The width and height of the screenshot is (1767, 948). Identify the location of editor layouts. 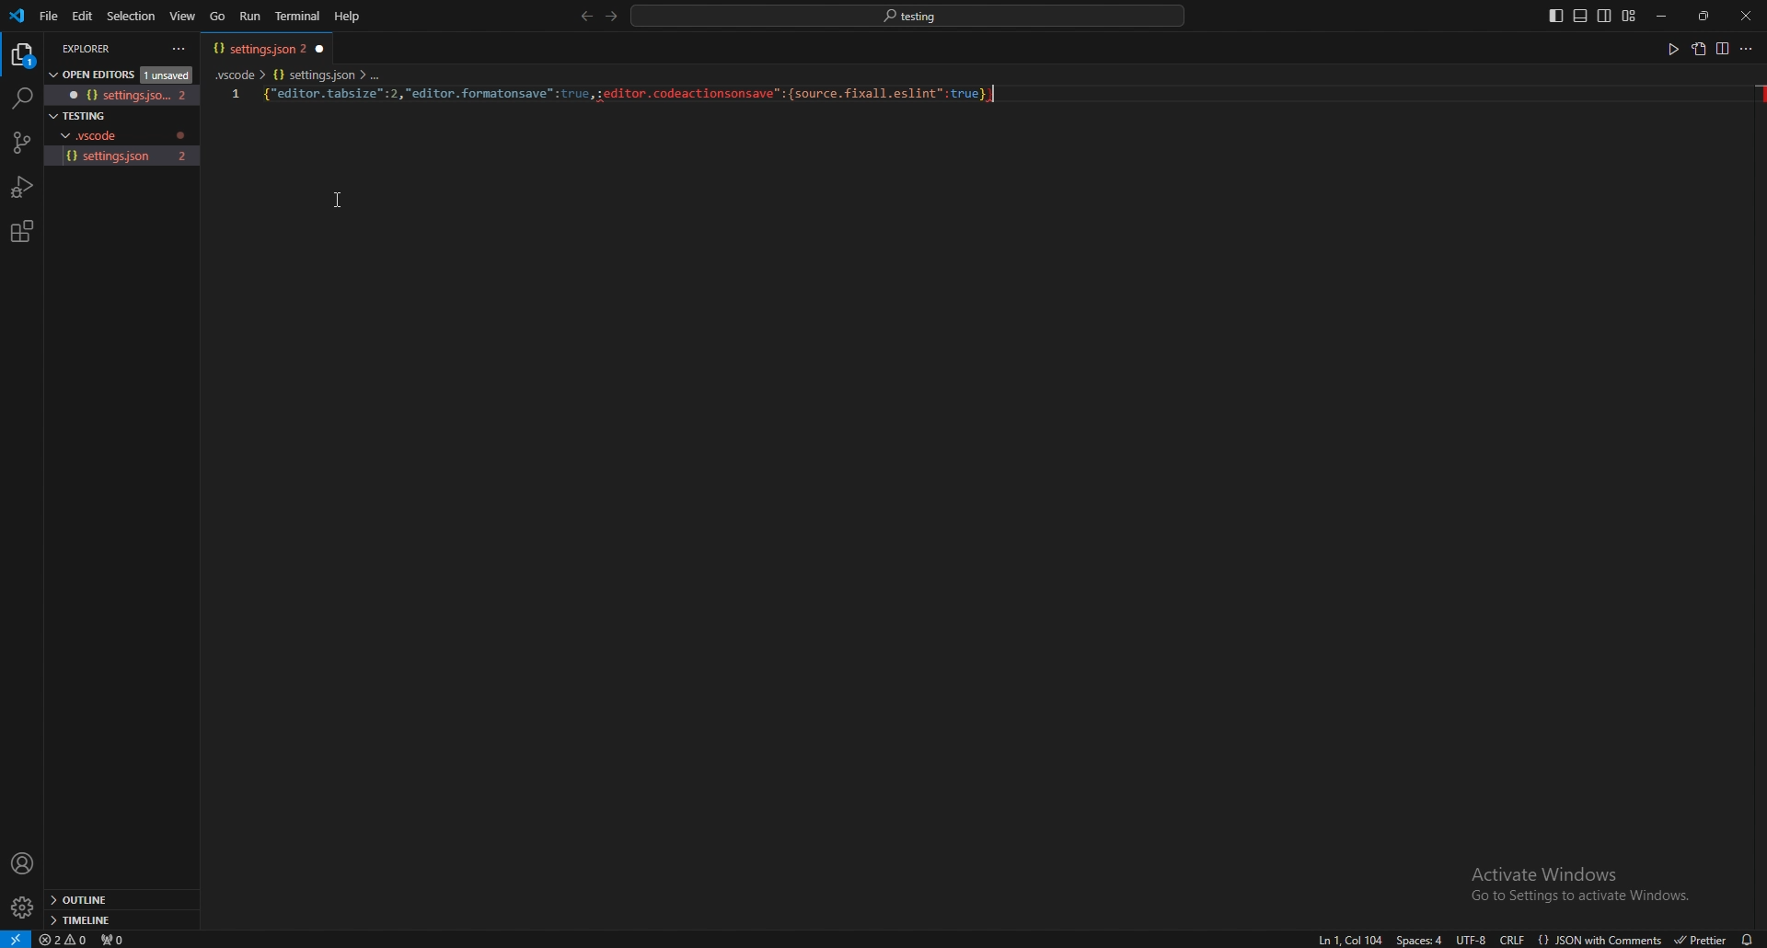
(1591, 16).